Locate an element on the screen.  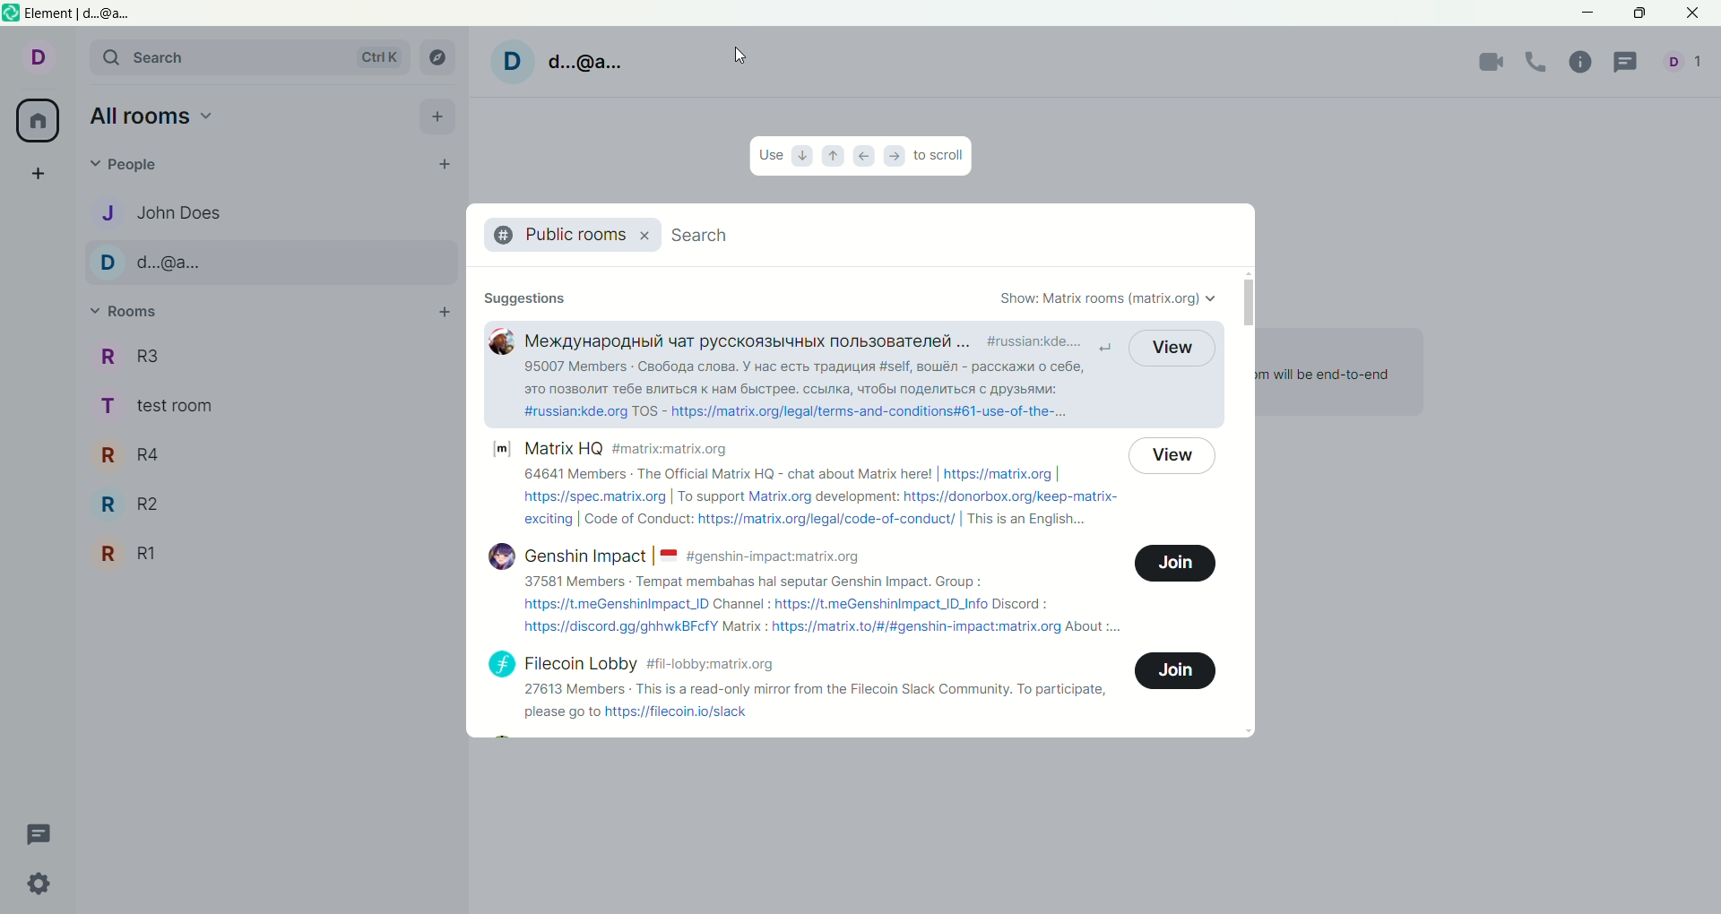
people is located at coordinates (131, 165).